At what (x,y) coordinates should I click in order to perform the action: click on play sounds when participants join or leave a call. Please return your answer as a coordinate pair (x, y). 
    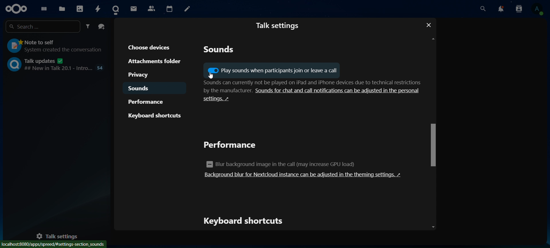
    Looking at the image, I should click on (271, 71).